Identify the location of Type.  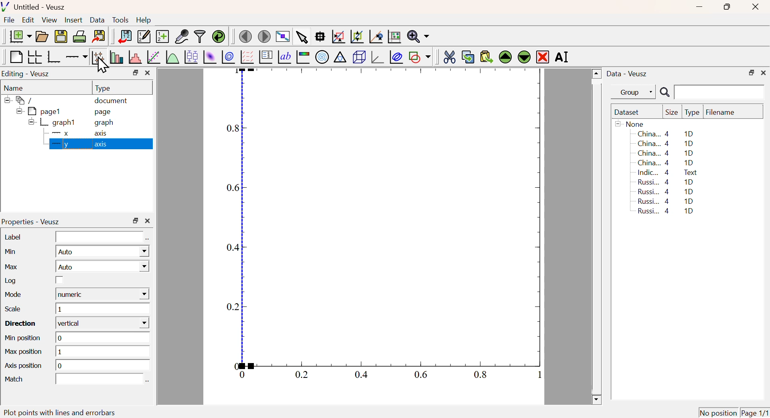
(692, 113).